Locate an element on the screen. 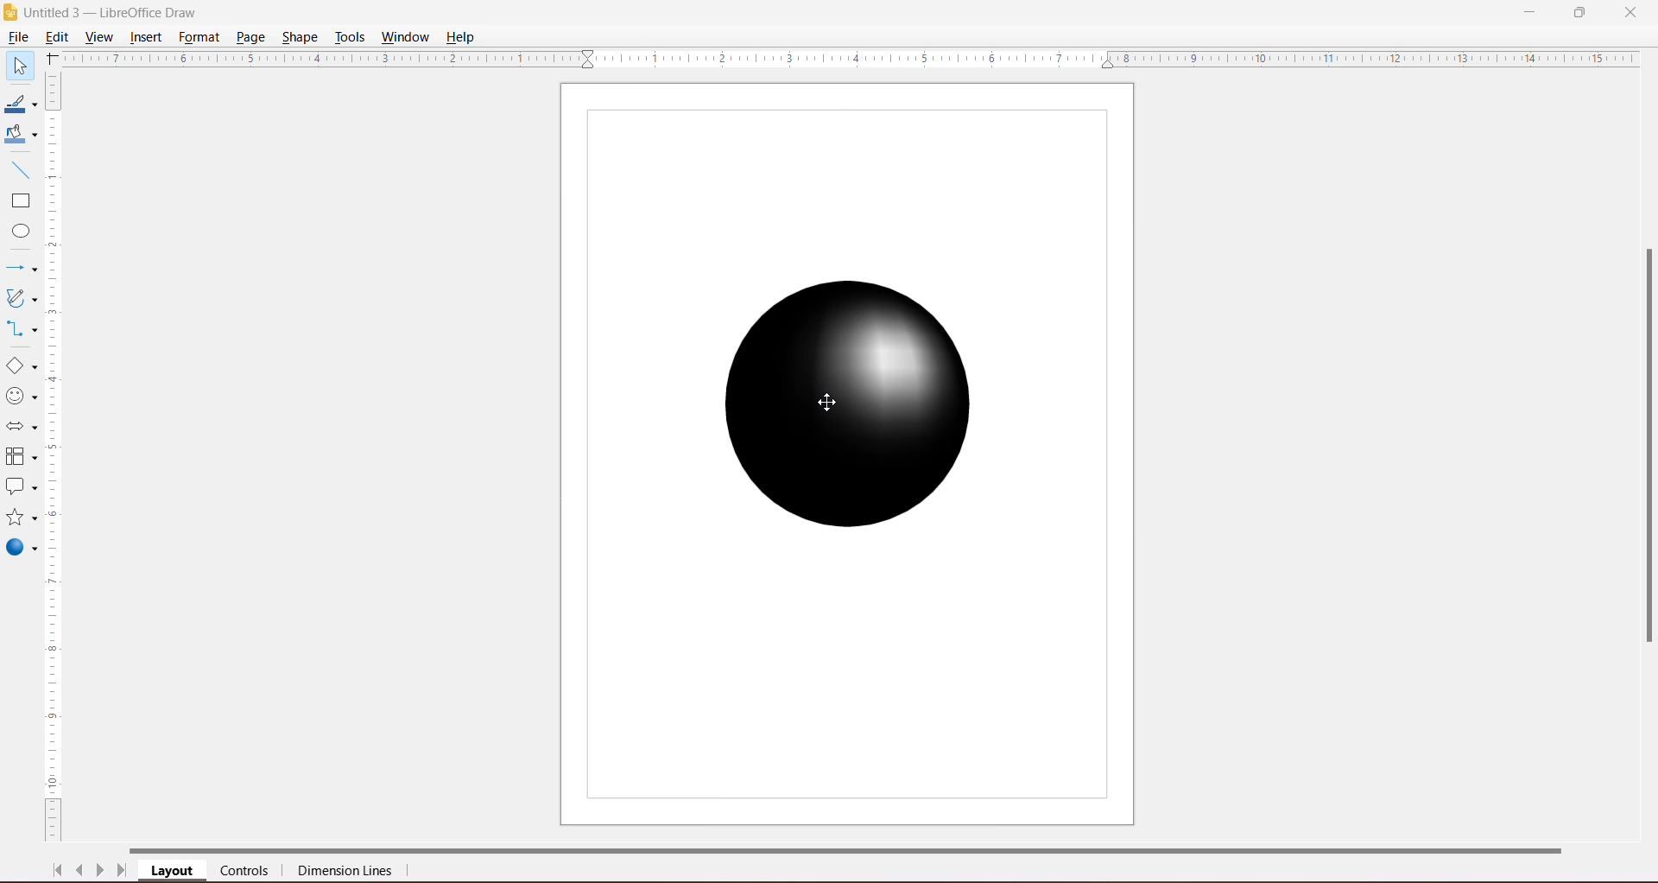 The width and height of the screenshot is (1658, 883). Diagram Title - Application Name is located at coordinates (117, 12).